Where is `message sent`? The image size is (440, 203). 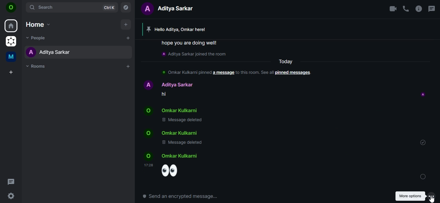
message sent is located at coordinates (423, 142).